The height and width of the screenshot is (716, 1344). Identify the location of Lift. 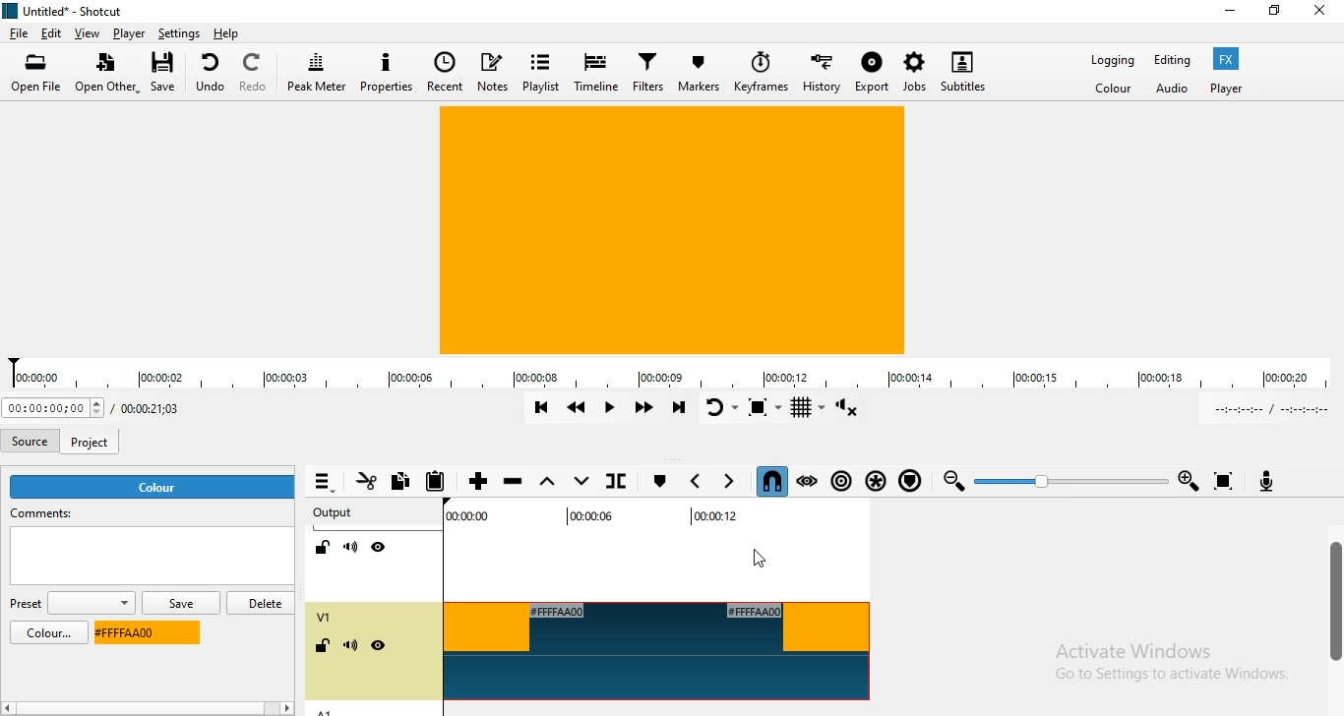
(549, 484).